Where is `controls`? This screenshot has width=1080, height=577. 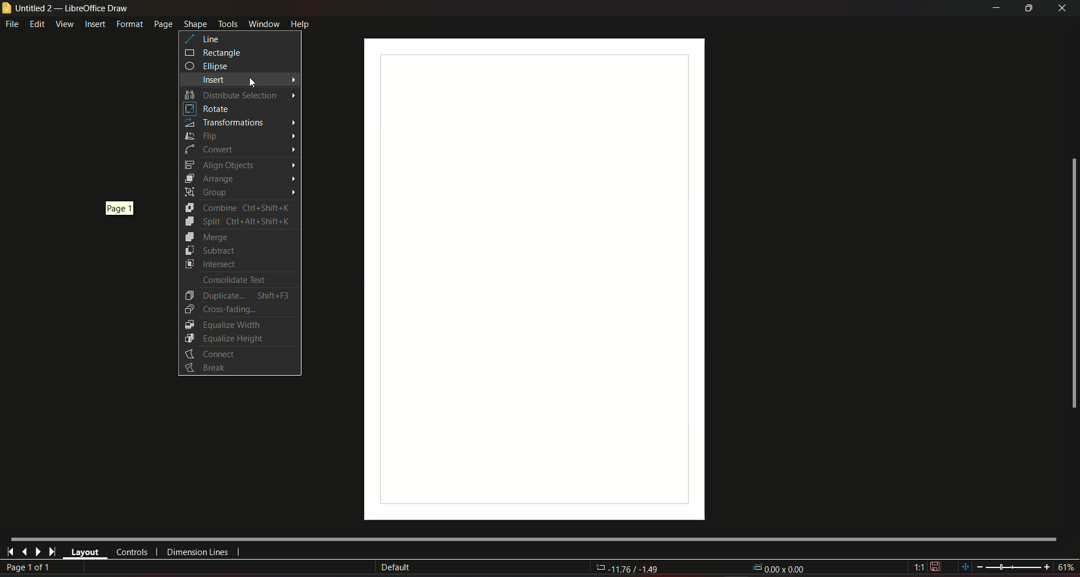
controls is located at coordinates (131, 552).